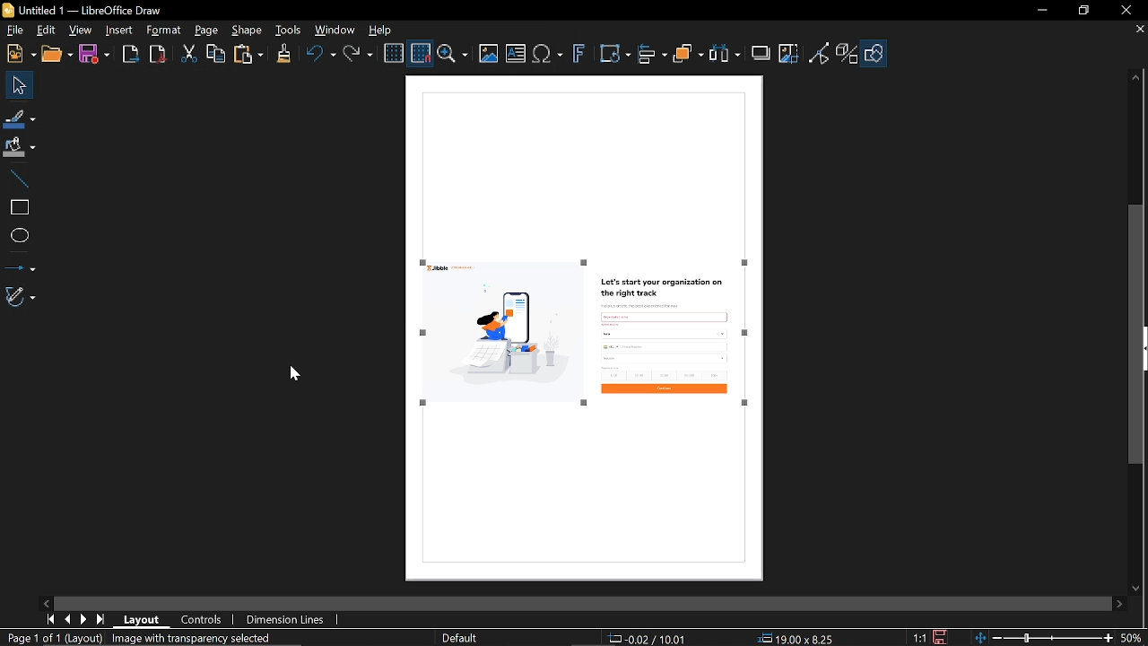 The width and height of the screenshot is (1148, 646). Describe the element at coordinates (96, 56) in the screenshot. I see `Save` at that location.